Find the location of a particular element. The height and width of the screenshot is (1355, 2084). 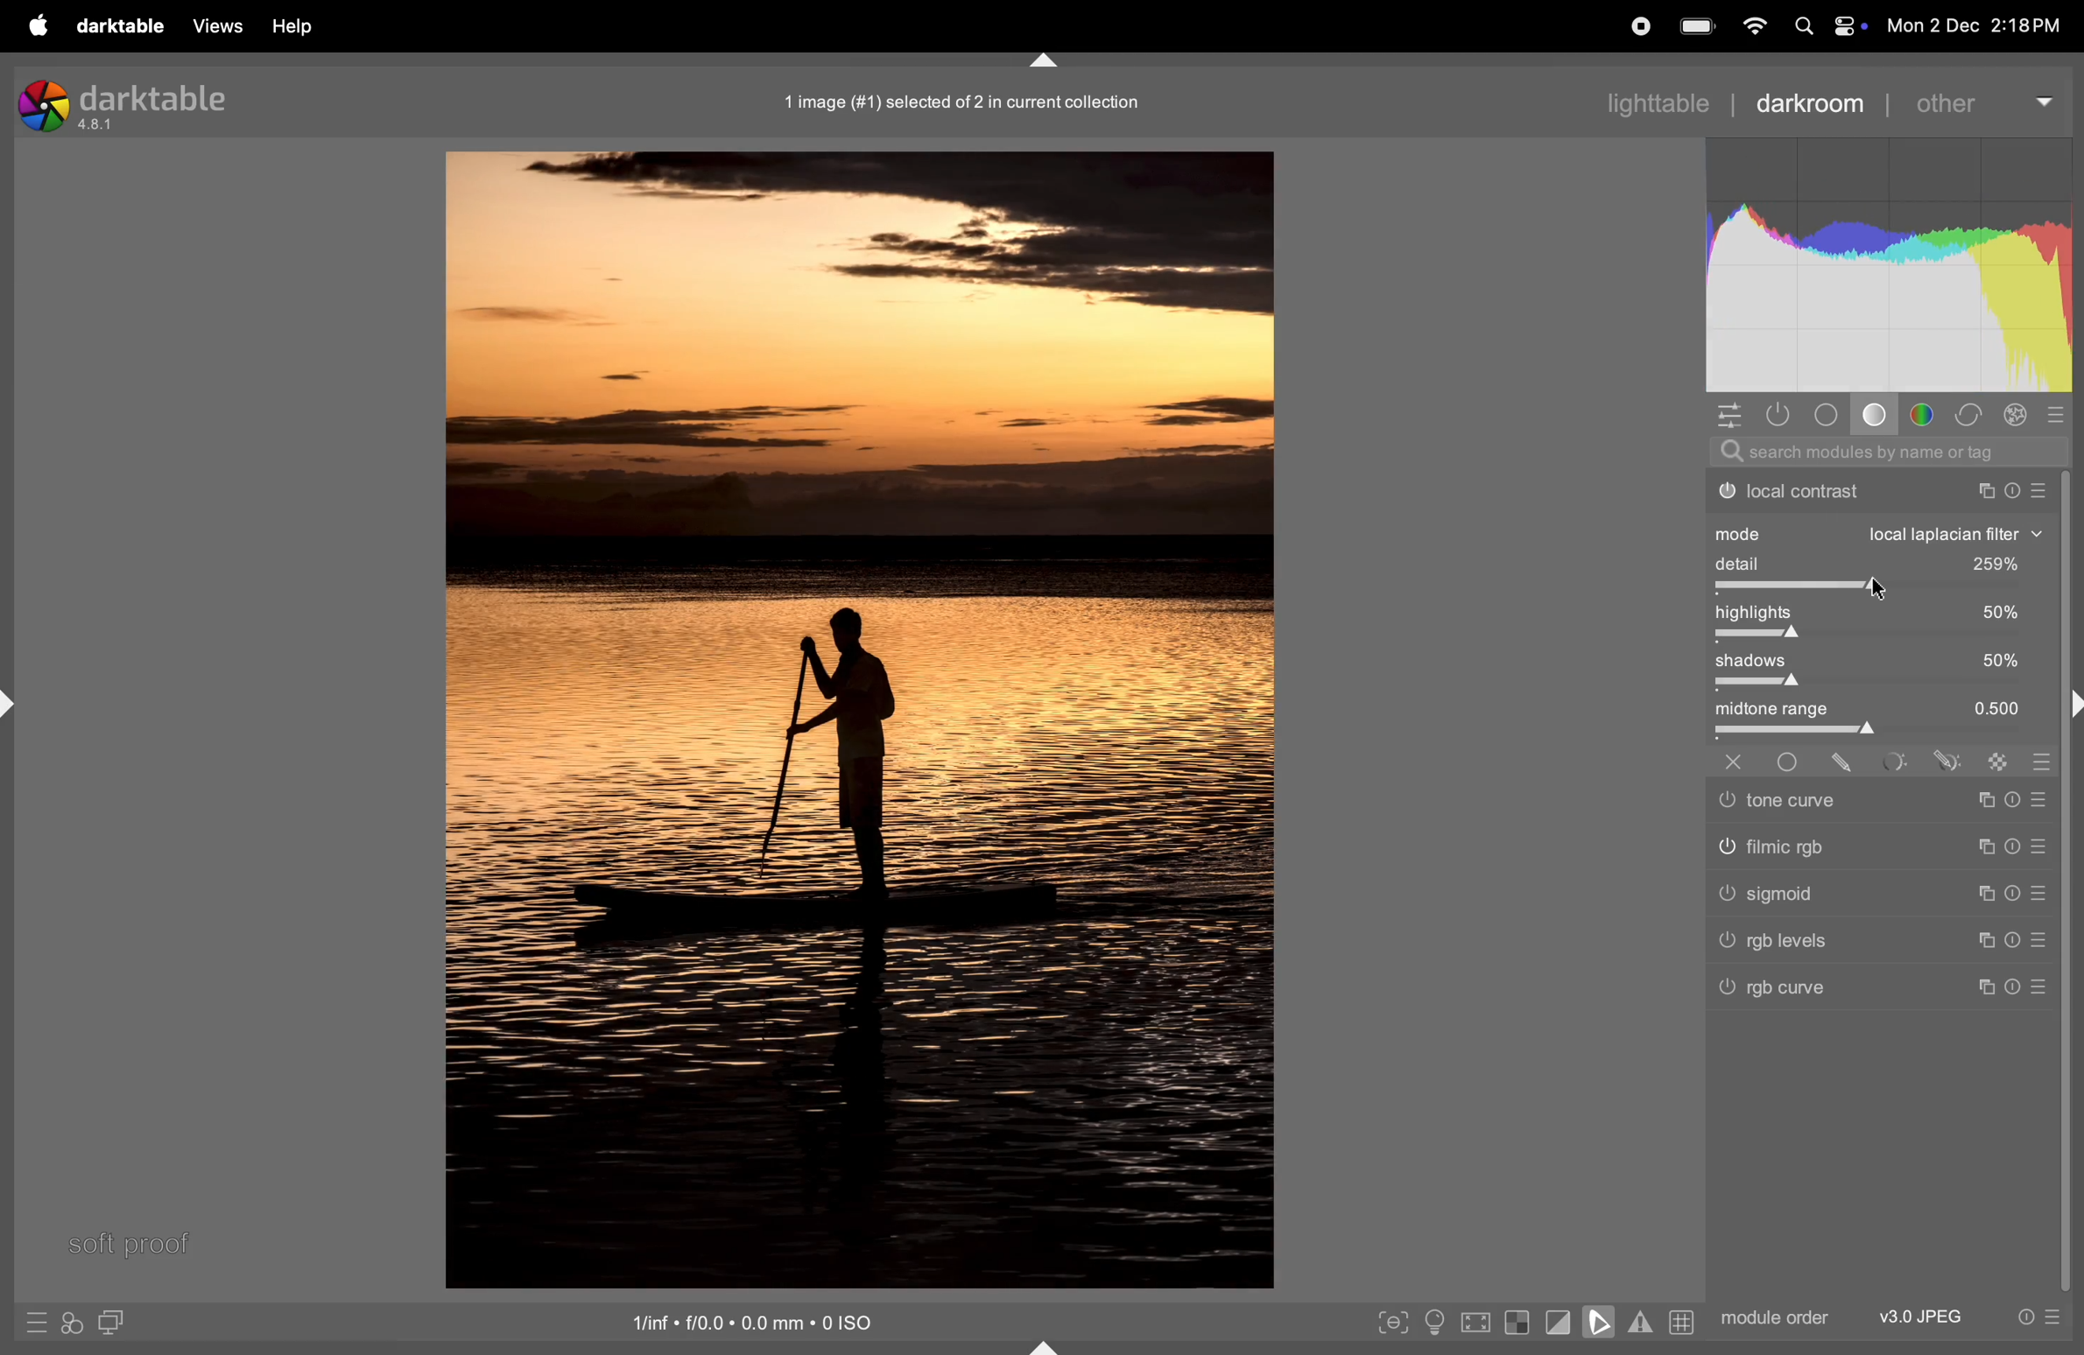

 is located at coordinates (1812, 943).